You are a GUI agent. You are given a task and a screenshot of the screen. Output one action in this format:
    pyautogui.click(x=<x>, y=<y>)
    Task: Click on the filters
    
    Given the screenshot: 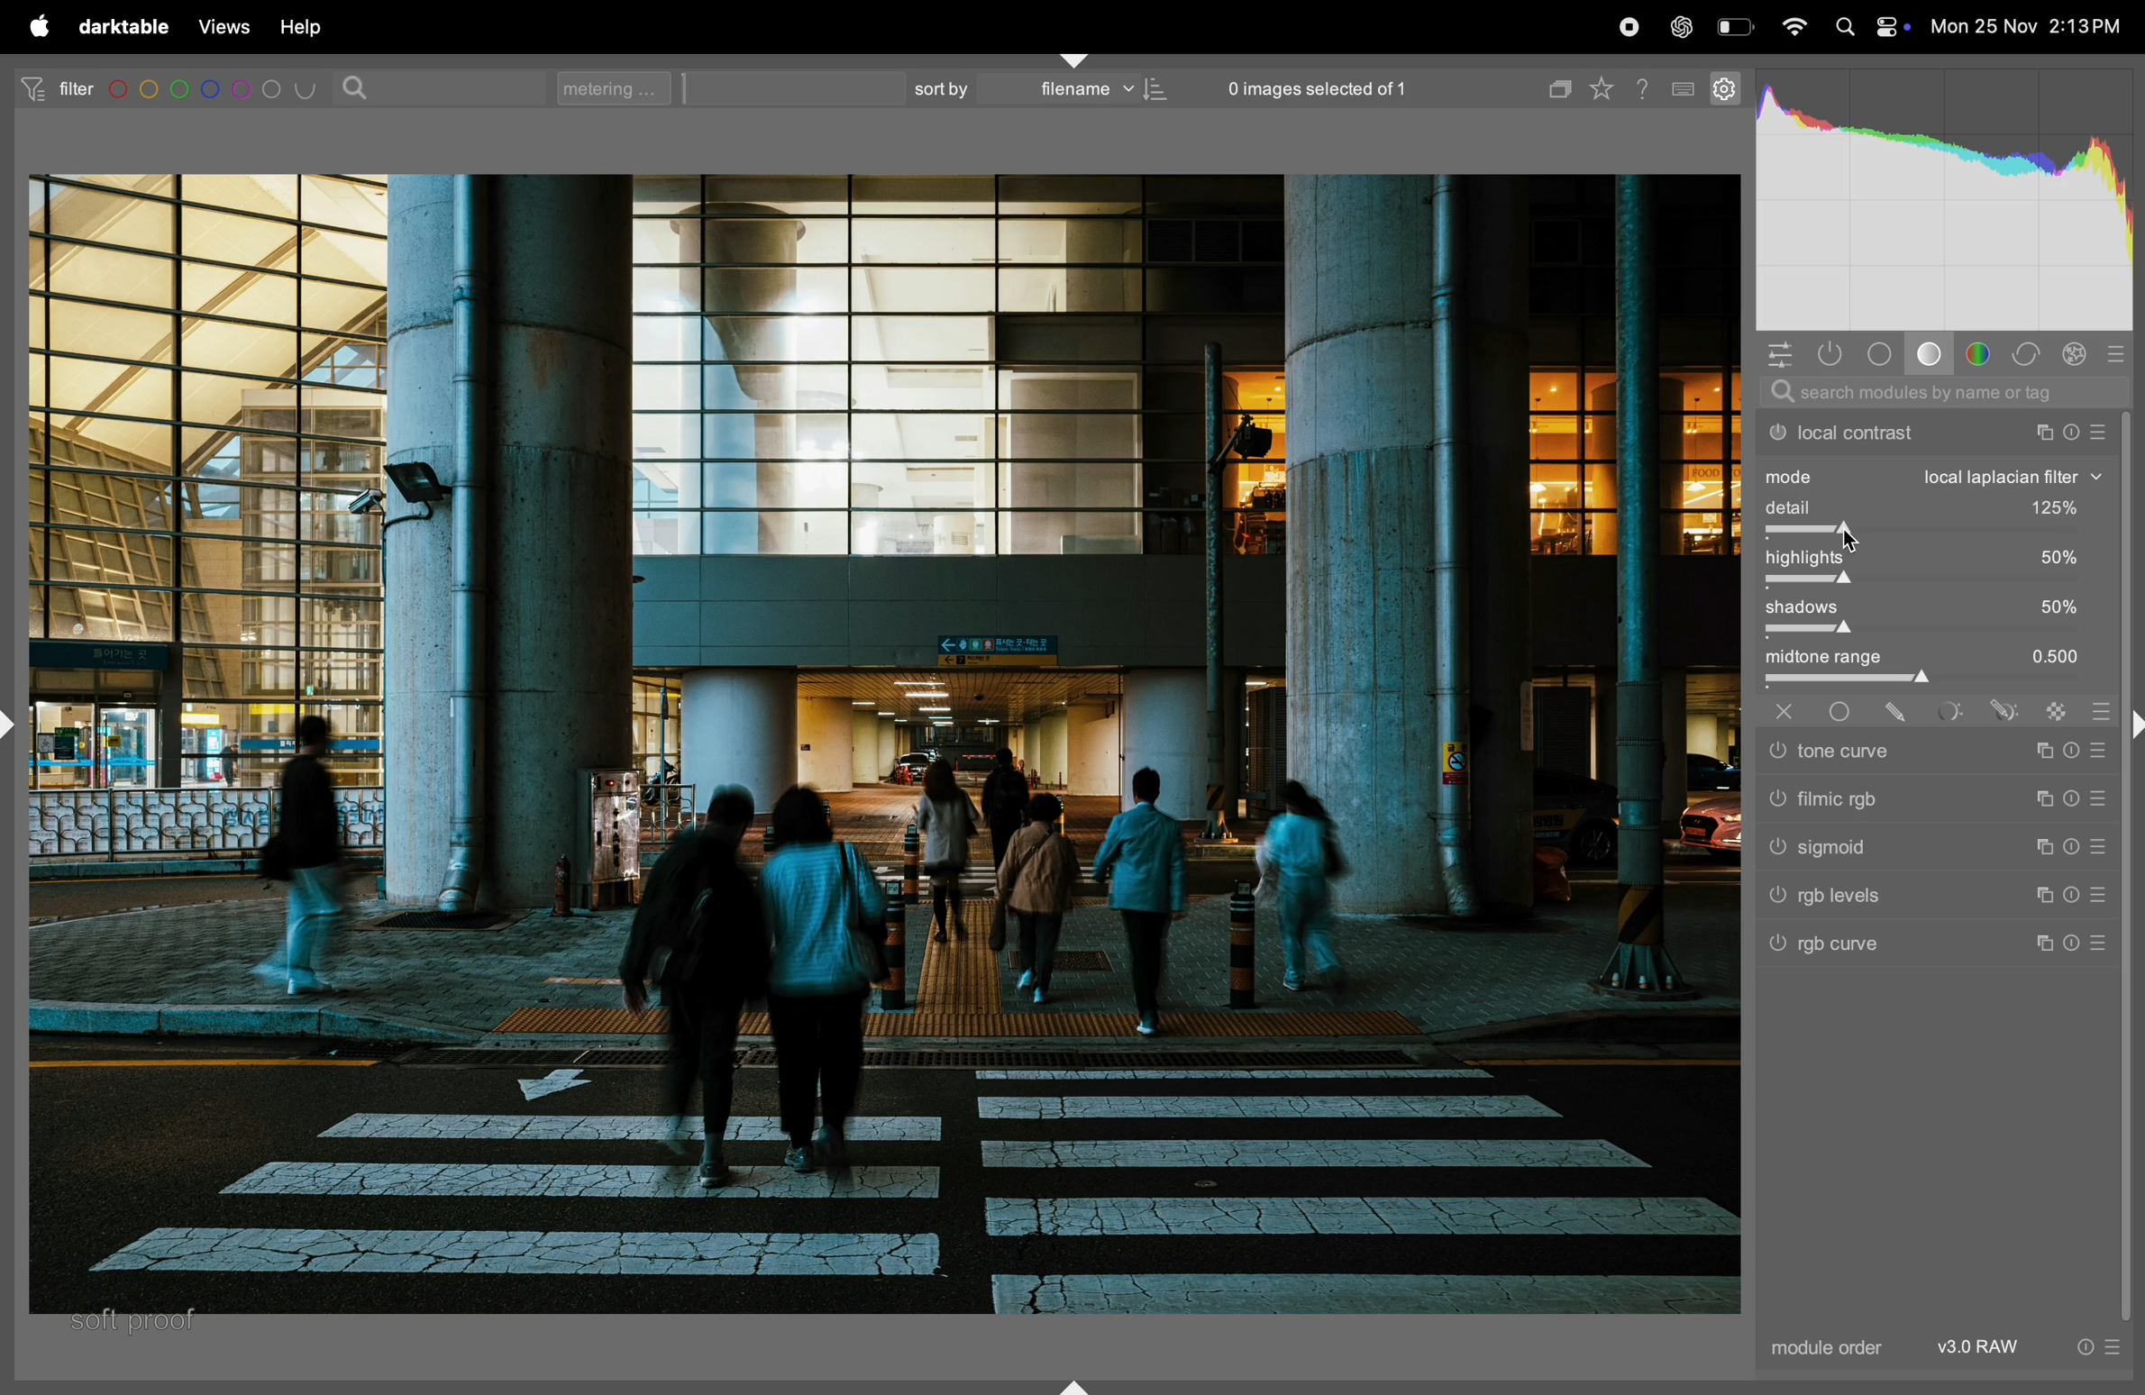 What is the action you would take?
    pyautogui.click(x=216, y=90)
    